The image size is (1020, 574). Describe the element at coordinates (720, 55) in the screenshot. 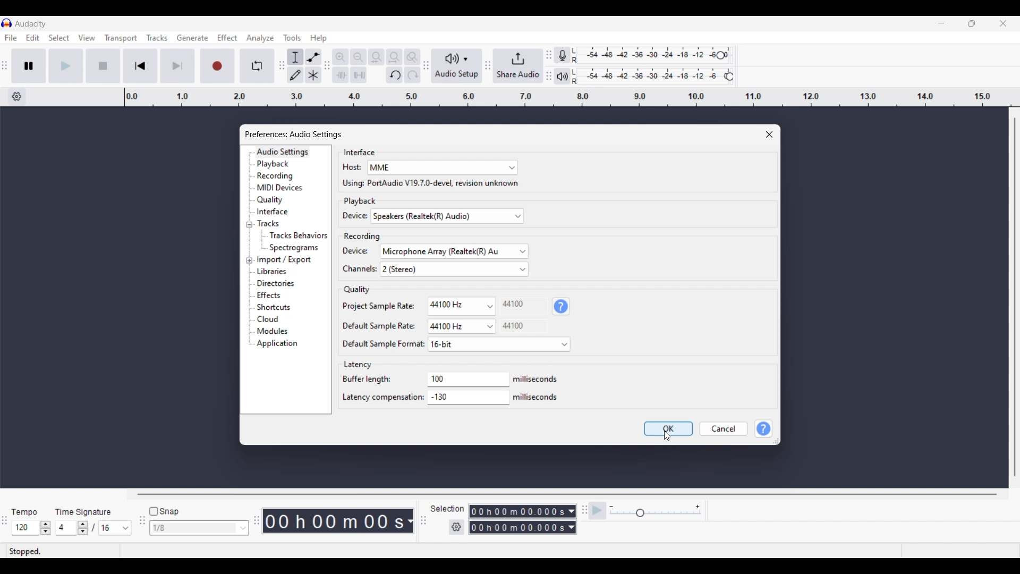

I see `Change recording level` at that location.